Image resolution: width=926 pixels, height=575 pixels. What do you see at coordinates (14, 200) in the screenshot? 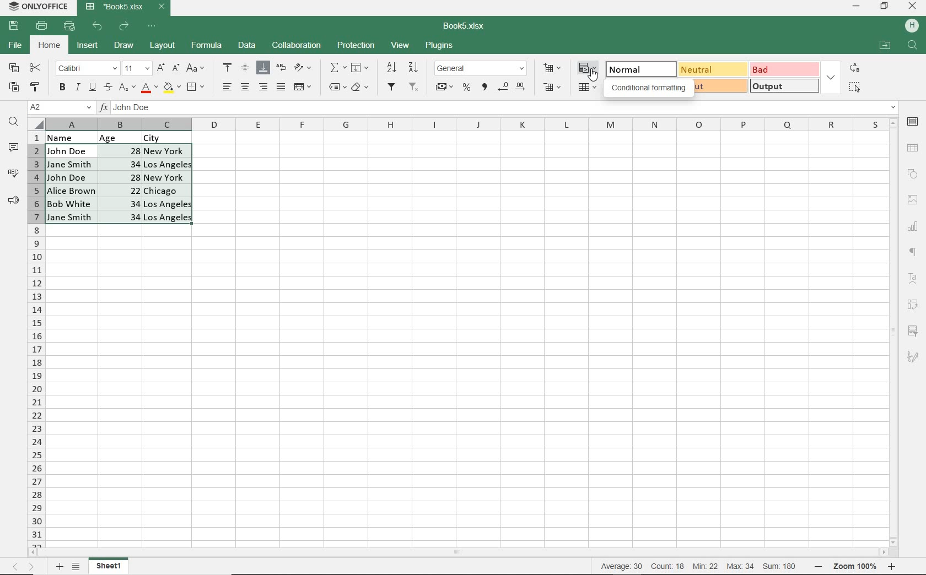
I see `FEEDBACK & SUPPORT` at bounding box center [14, 200].